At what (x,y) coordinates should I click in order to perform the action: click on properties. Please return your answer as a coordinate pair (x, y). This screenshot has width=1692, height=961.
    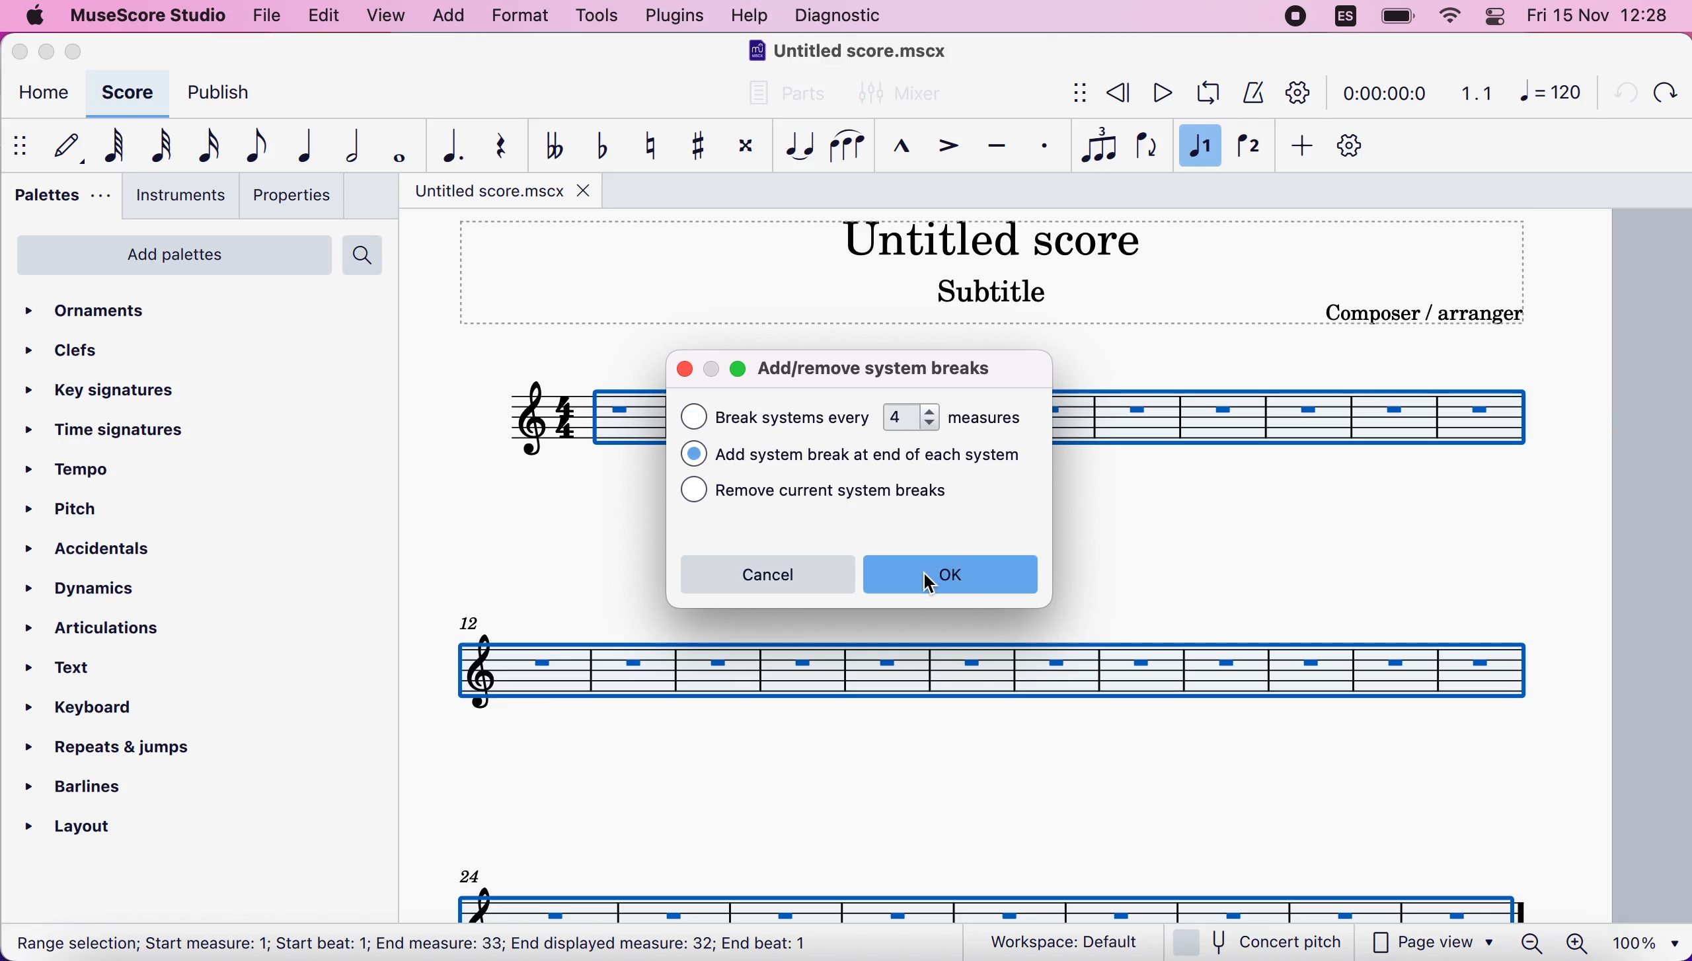
    Looking at the image, I should click on (291, 195).